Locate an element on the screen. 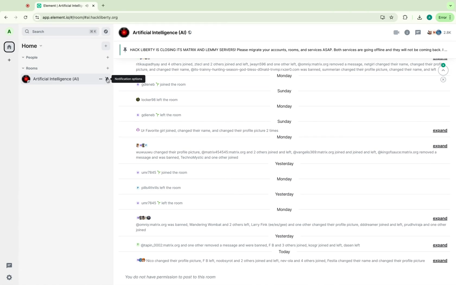 The height and width of the screenshot is (285, 456). more is located at coordinates (445, 18).